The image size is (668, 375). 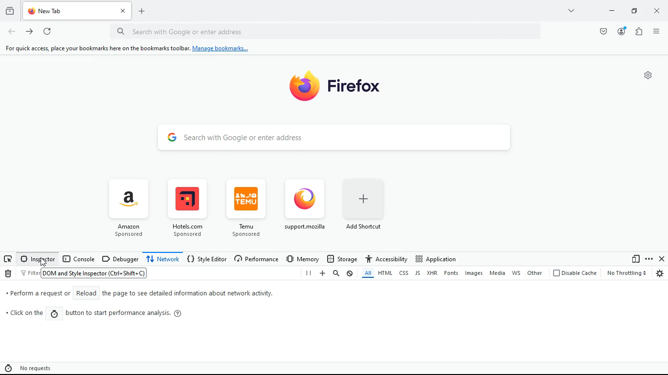 What do you see at coordinates (95, 48) in the screenshot?
I see `For quick access, place your bookmarks here on the bookmarks toolbar` at bounding box center [95, 48].